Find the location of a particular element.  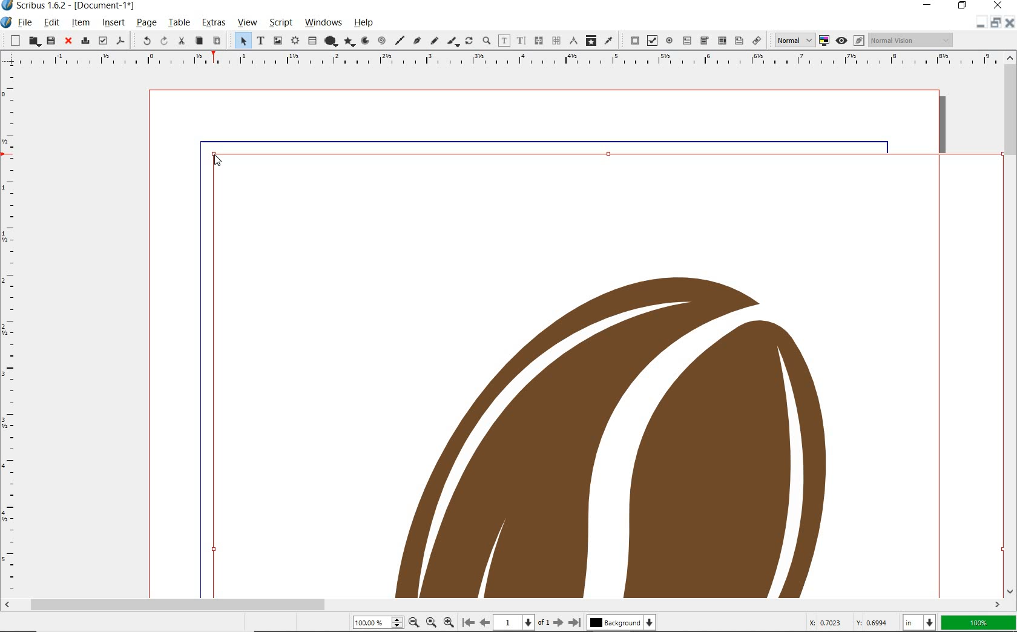

edit text with story editor is located at coordinates (521, 41).